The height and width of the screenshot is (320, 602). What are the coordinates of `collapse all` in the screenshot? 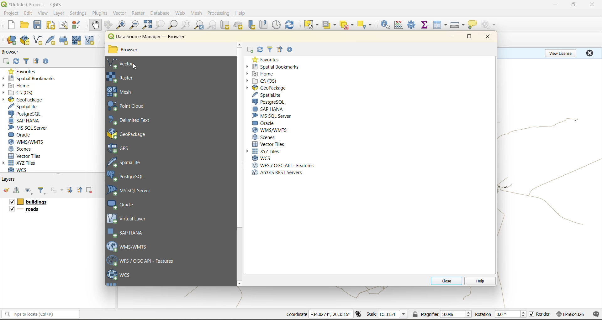 It's located at (281, 50).